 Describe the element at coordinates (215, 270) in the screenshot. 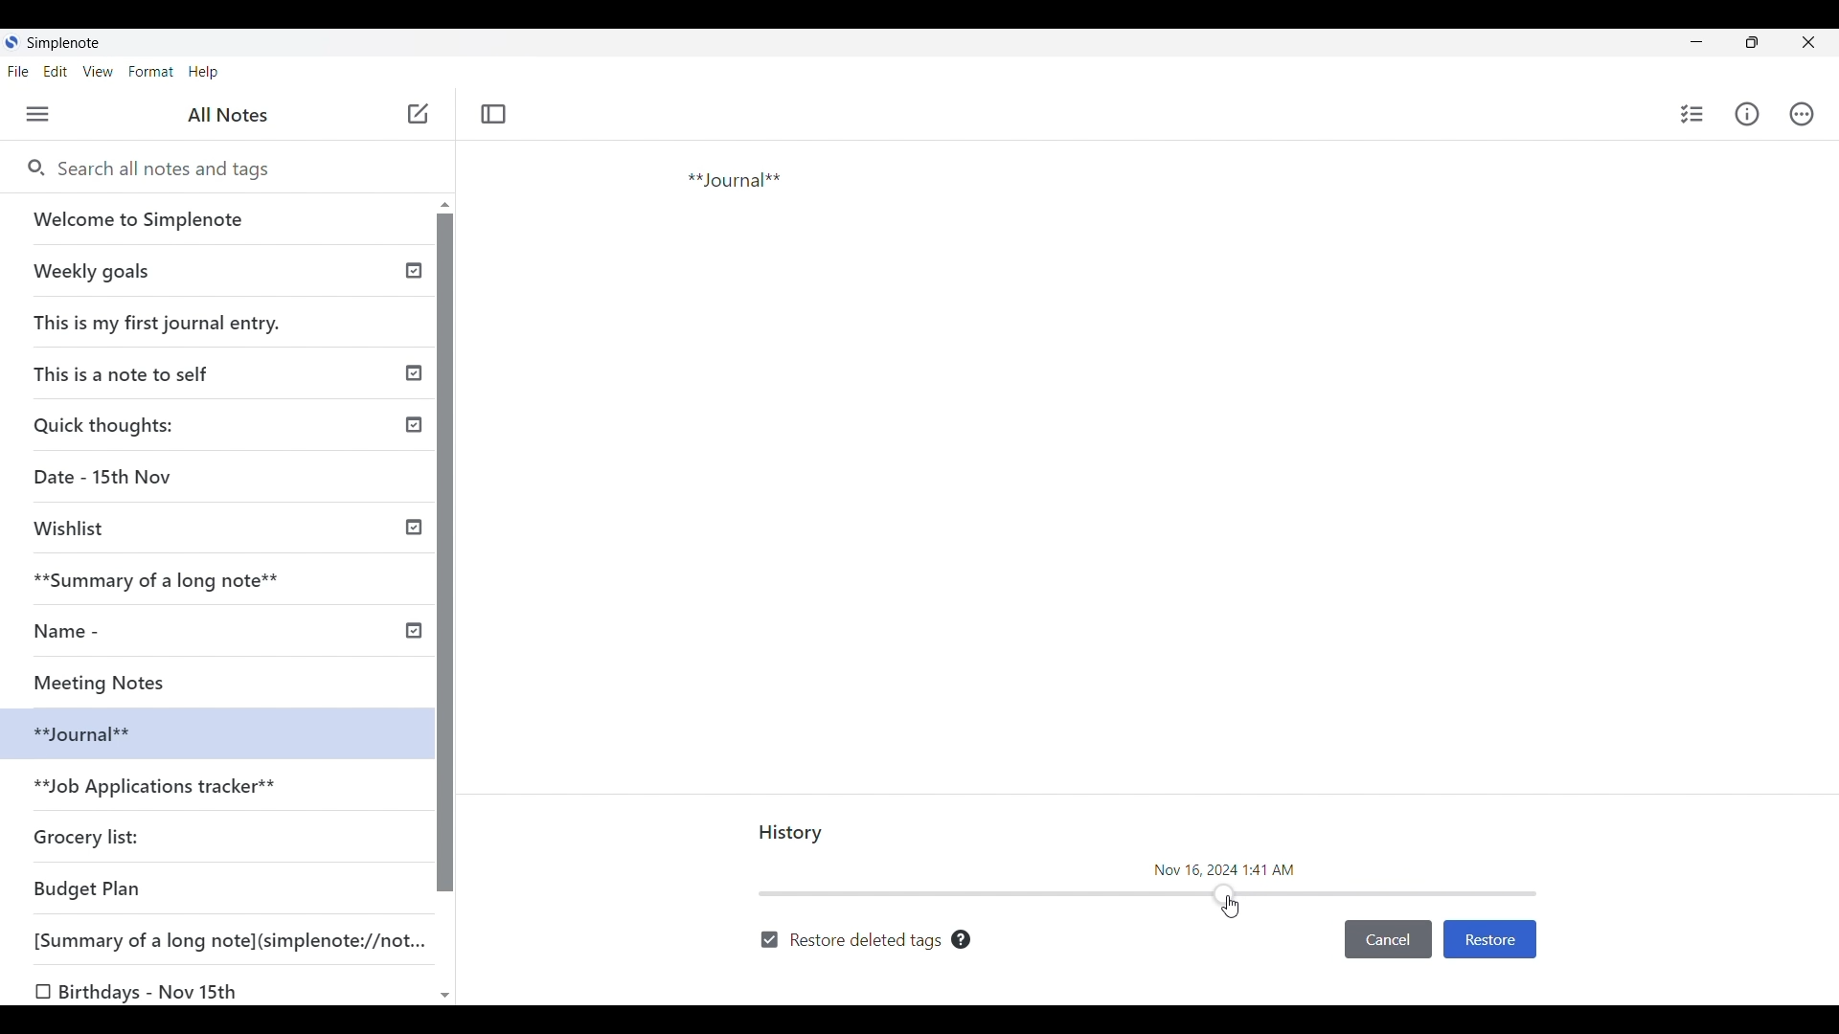

I see `weekly goals` at that location.